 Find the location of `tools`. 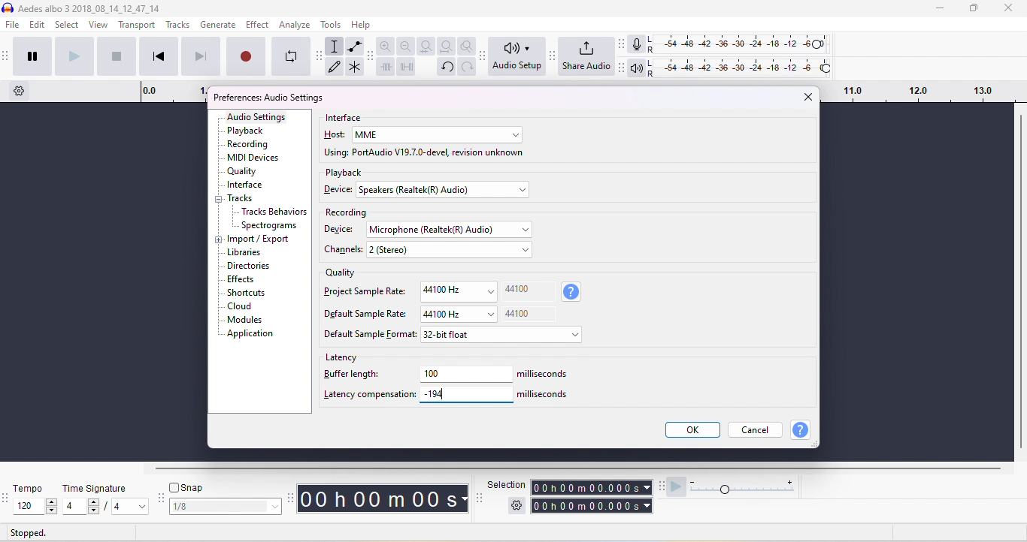

tools is located at coordinates (332, 24).